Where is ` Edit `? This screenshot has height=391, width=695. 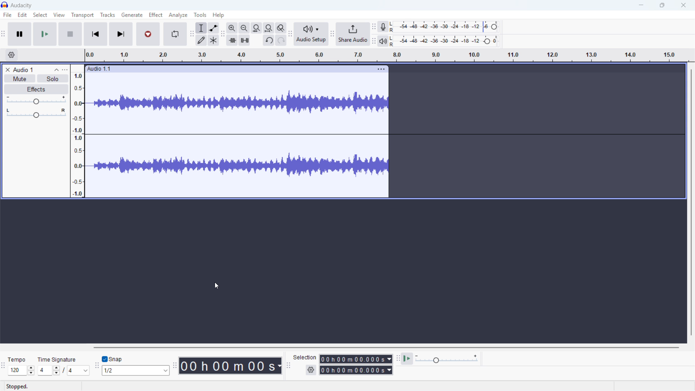
 Edit  is located at coordinates (22, 15).